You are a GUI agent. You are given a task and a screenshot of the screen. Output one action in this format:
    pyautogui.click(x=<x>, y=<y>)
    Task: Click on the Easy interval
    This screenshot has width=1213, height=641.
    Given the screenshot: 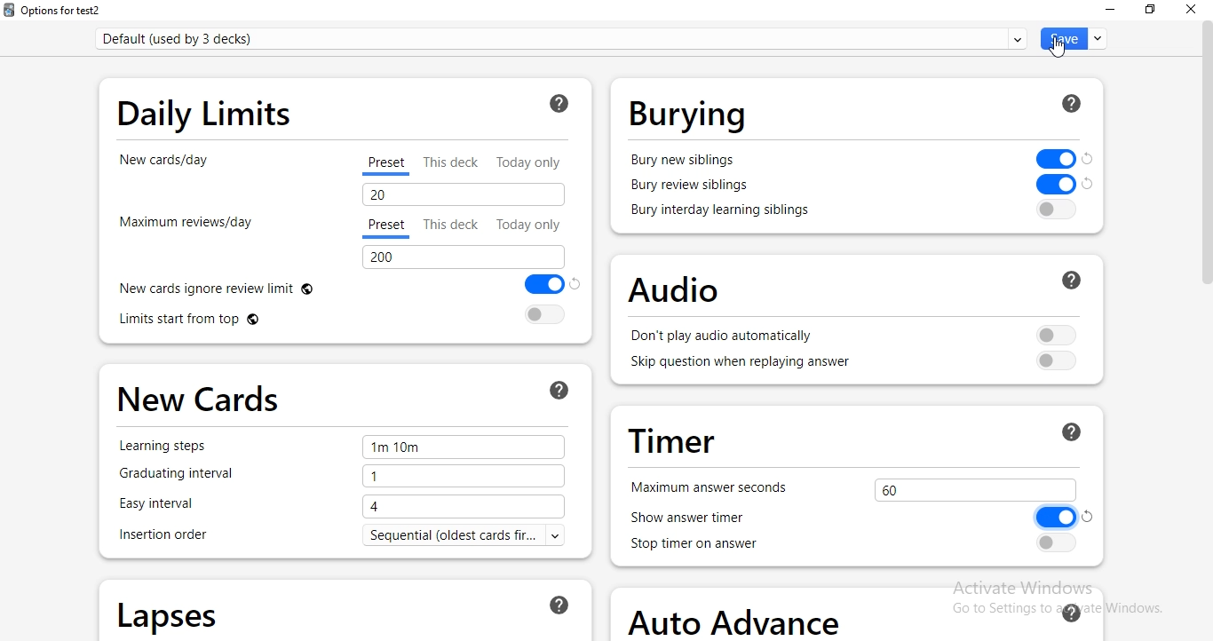 What is the action you would take?
    pyautogui.click(x=165, y=505)
    